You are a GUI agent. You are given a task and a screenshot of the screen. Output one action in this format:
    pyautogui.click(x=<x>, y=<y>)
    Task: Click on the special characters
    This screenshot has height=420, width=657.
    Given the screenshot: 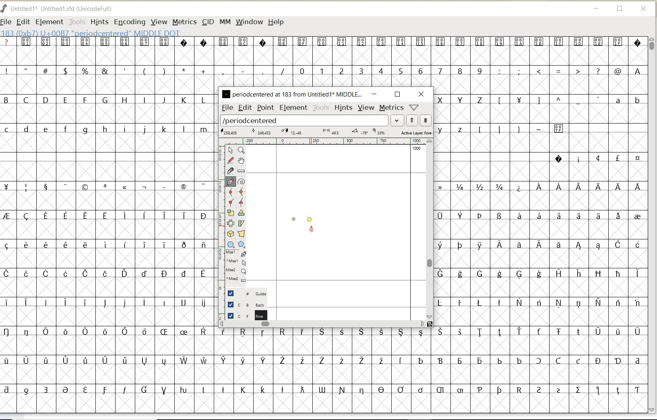 What is the action you would take?
    pyautogui.click(x=531, y=132)
    